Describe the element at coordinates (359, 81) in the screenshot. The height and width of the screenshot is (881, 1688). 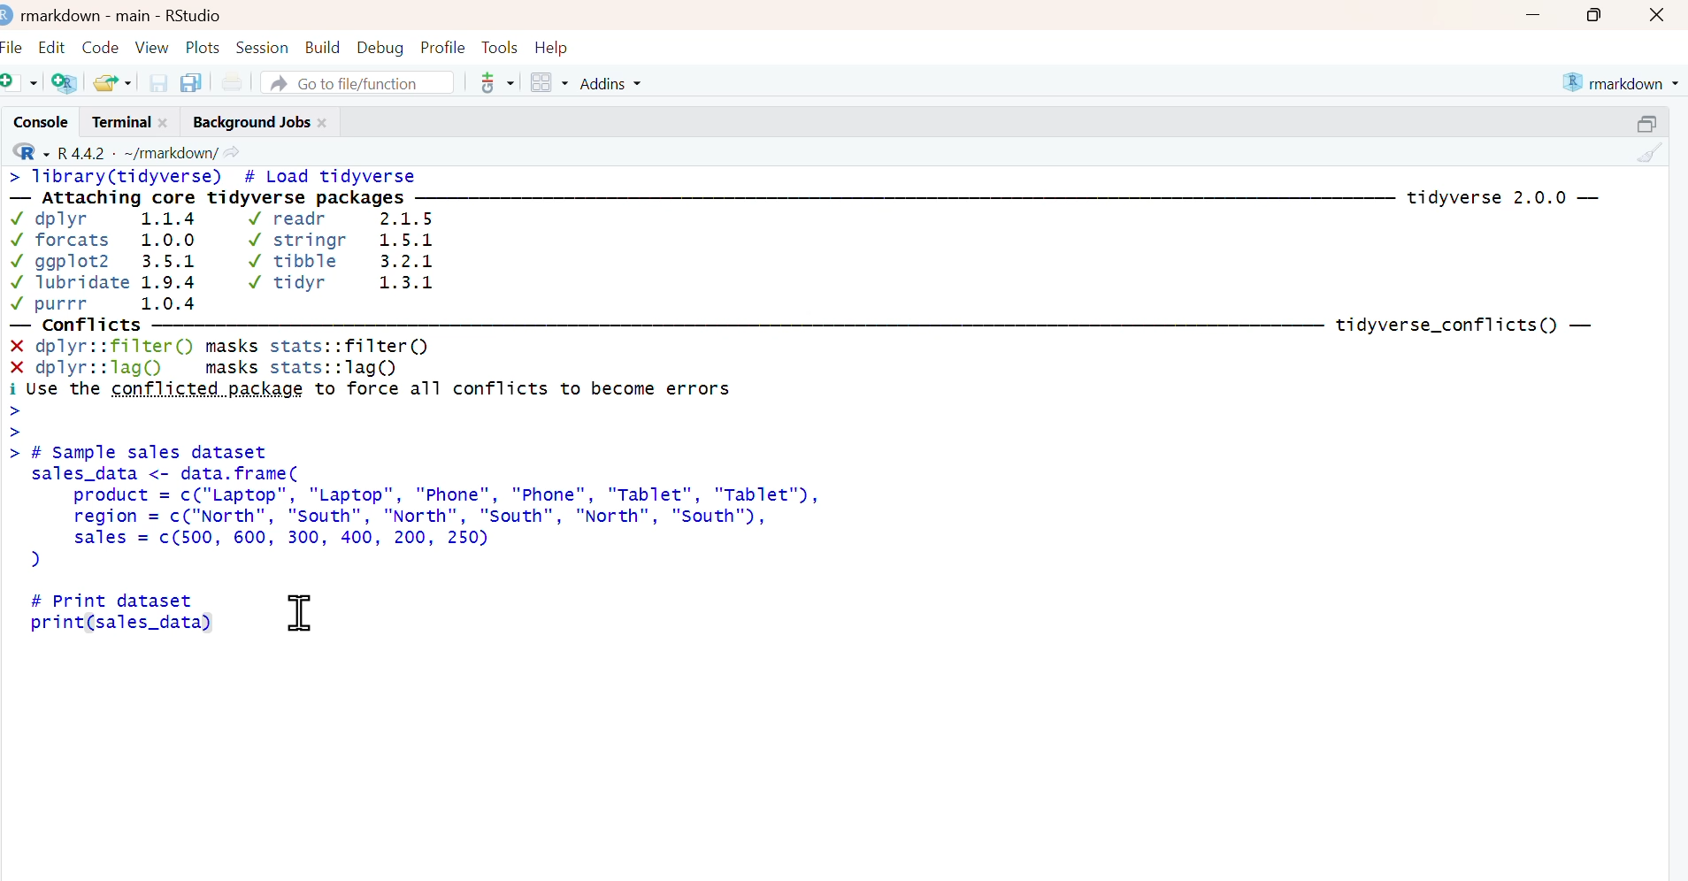
I see `Go to file/function` at that location.